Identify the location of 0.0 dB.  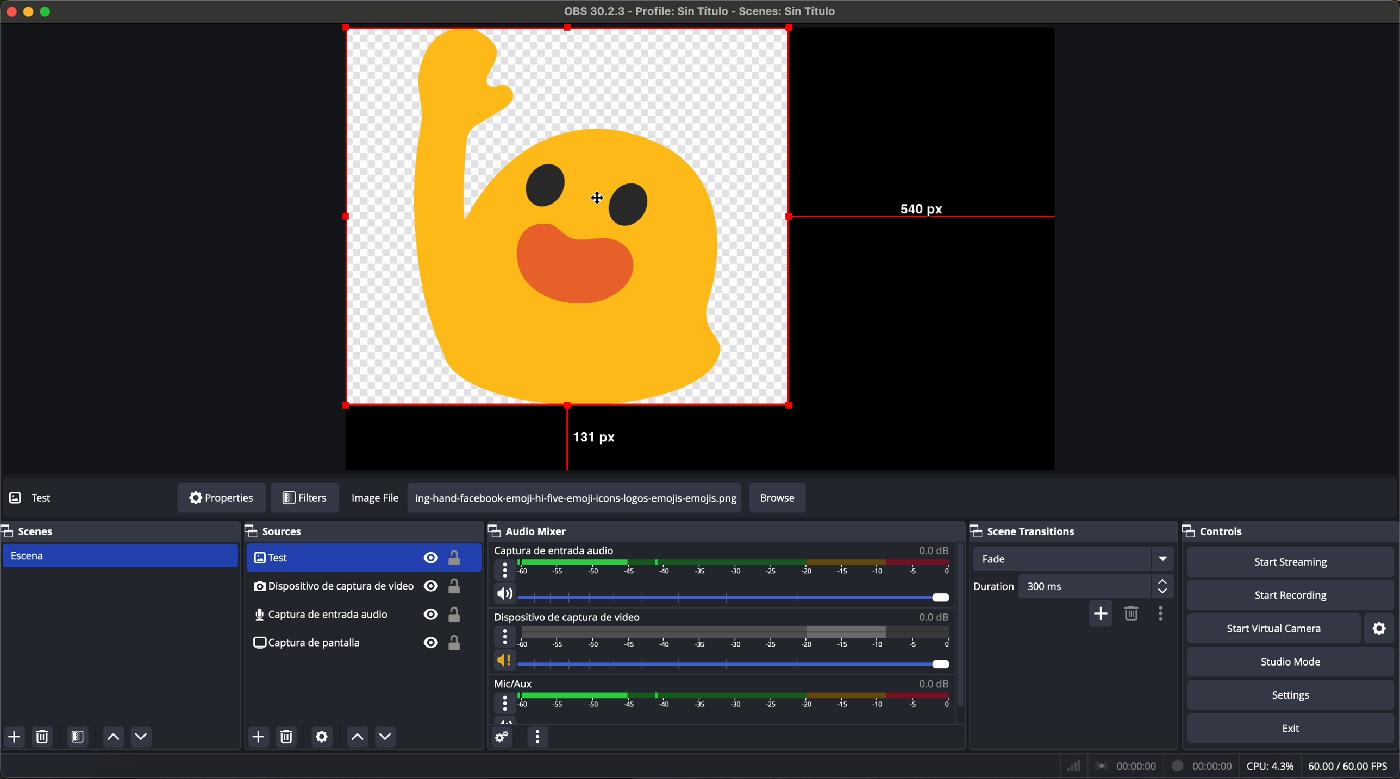
(933, 681).